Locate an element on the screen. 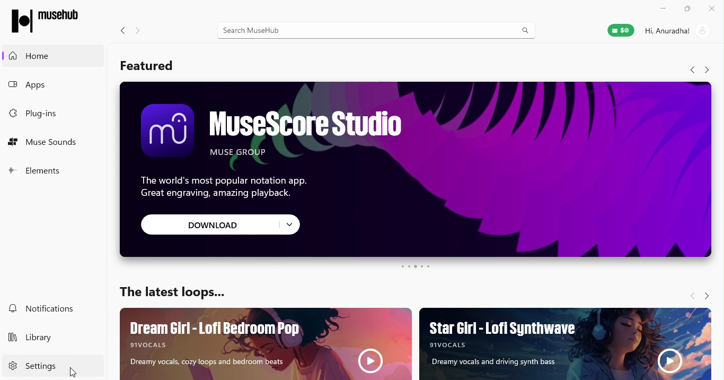 Image resolution: width=724 pixels, height=380 pixels. Dream girl- Lofi bedroom pop Ad is located at coordinates (259, 343).